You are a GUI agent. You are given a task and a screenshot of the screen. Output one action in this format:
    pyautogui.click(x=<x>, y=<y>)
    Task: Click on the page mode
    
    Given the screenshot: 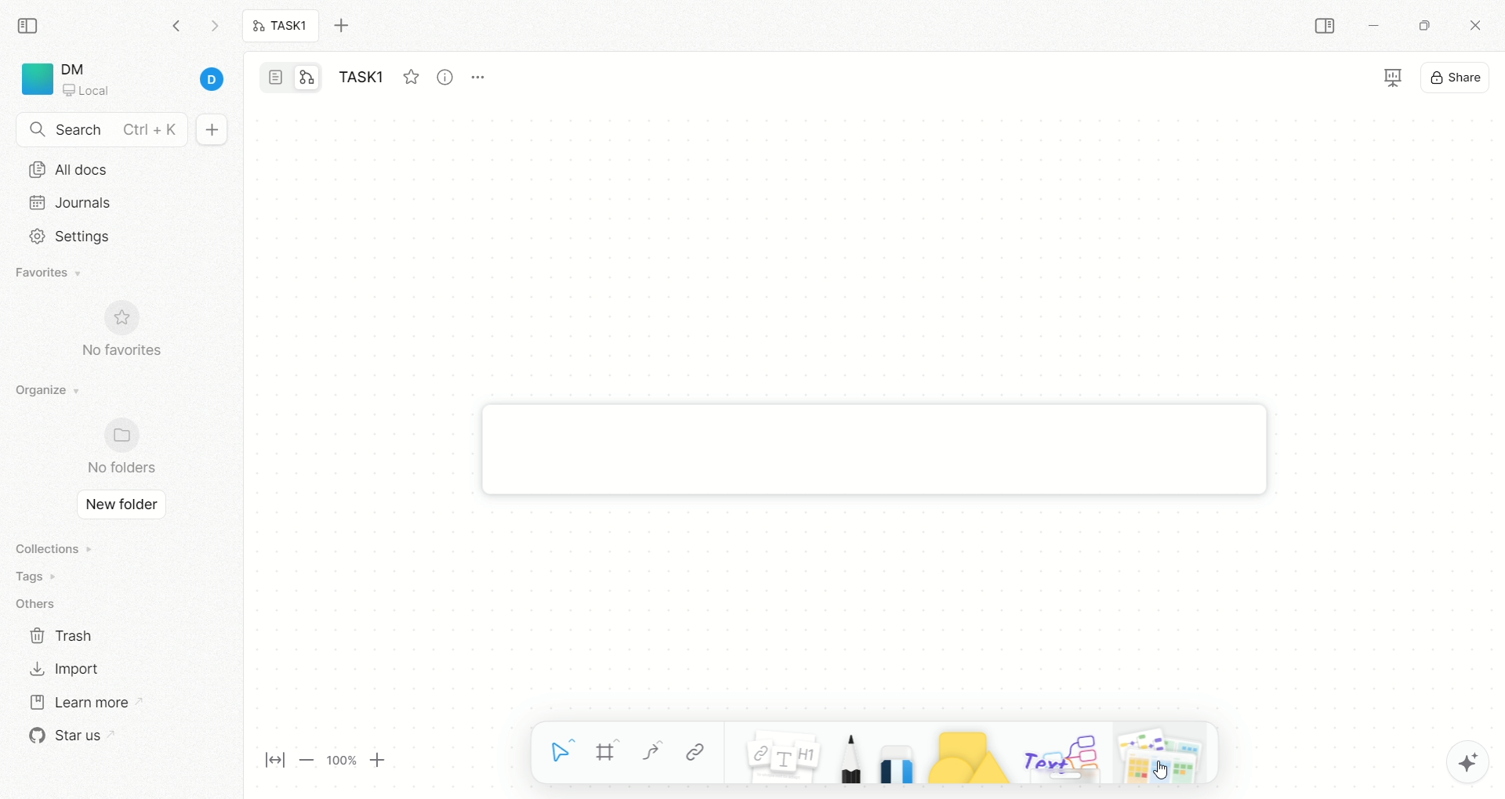 What is the action you would take?
    pyautogui.click(x=277, y=79)
    